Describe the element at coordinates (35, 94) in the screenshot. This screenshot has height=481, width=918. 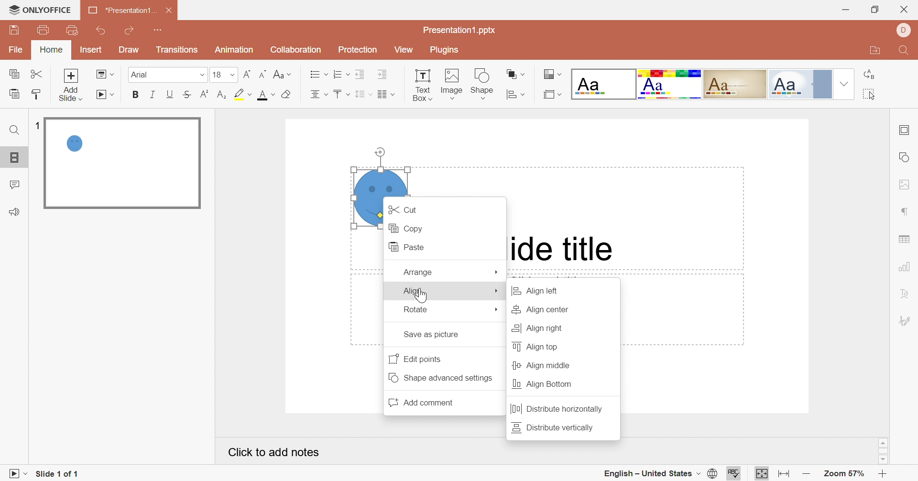
I see `Copy style` at that location.